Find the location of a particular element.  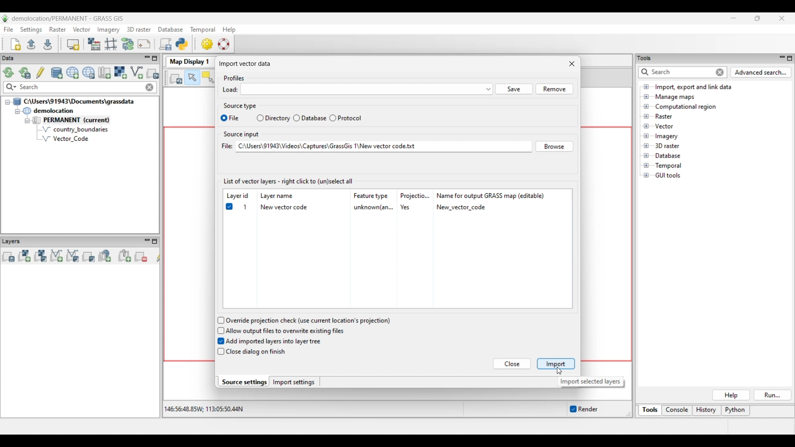

Database menu is located at coordinates (171, 30).